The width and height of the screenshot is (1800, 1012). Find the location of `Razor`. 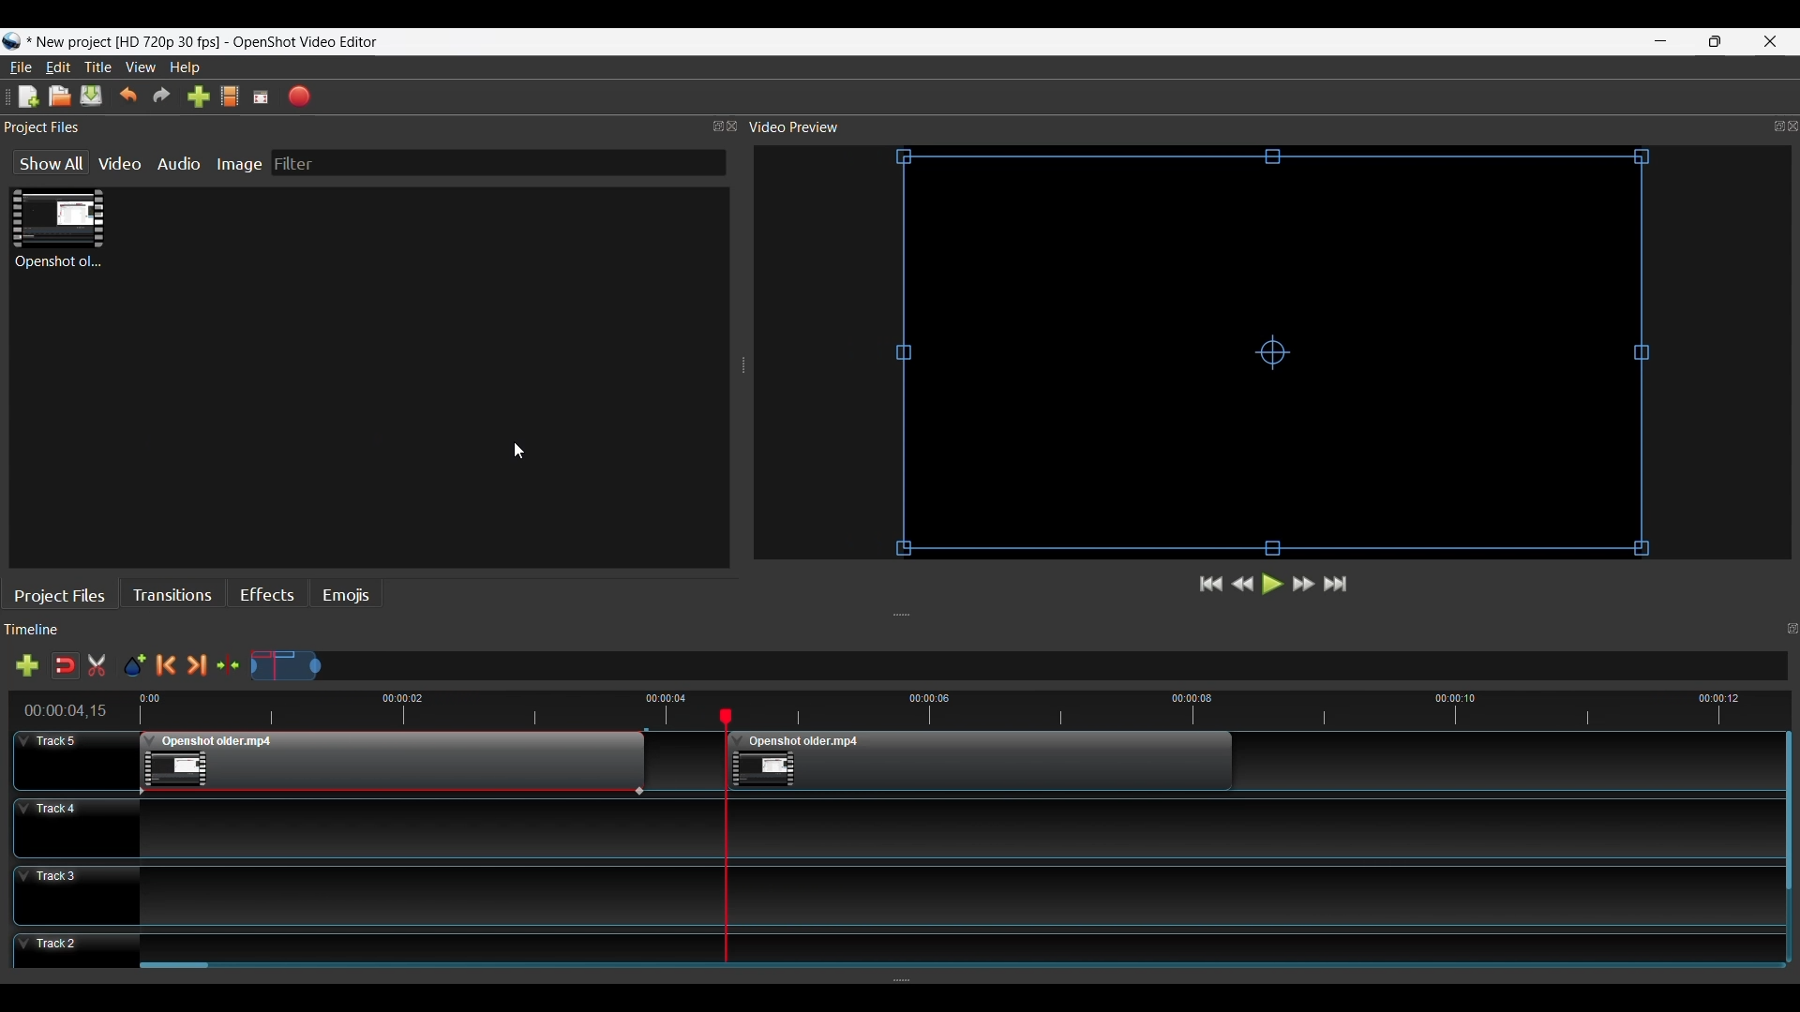

Razor is located at coordinates (99, 667).